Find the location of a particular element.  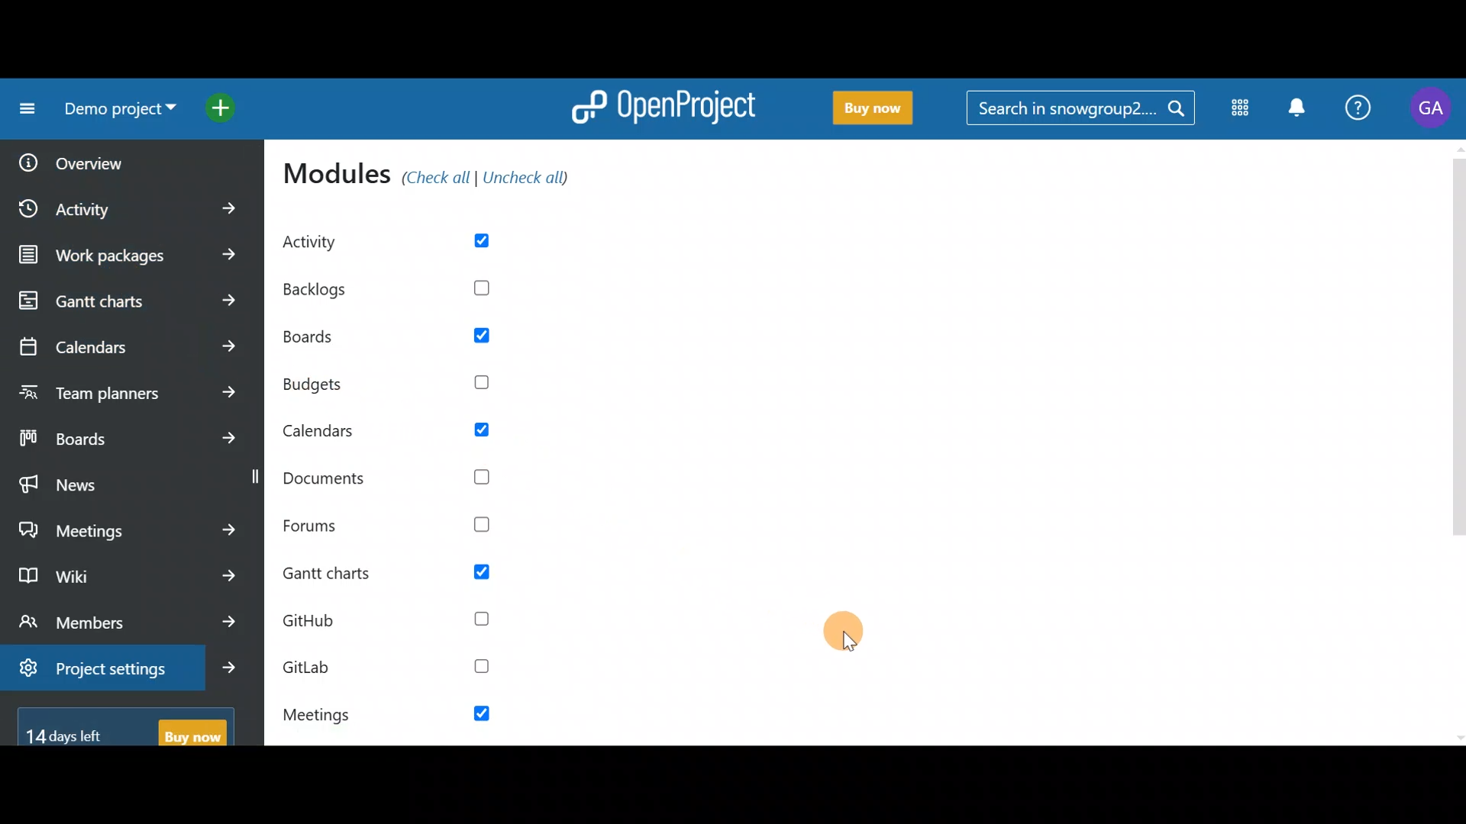

Meetings is located at coordinates (128, 529).